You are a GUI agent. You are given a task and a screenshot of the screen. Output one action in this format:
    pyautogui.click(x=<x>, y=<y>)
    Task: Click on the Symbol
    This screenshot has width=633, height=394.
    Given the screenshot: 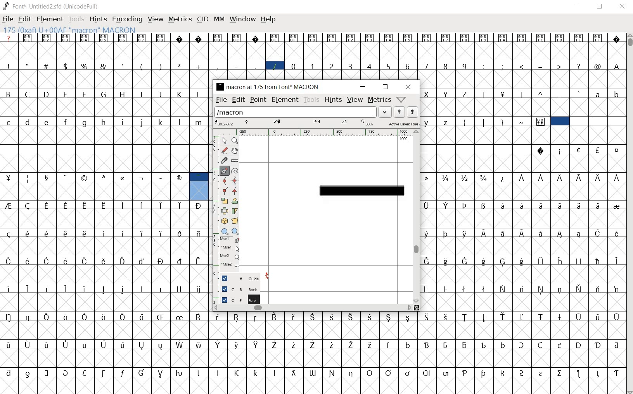 What is the action you would take?
    pyautogui.click(x=541, y=39)
    